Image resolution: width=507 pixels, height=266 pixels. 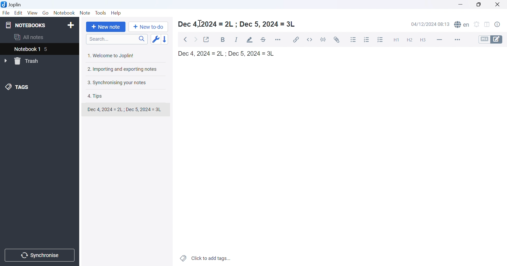 What do you see at coordinates (19, 13) in the screenshot?
I see `Edit` at bounding box center [19, 13].